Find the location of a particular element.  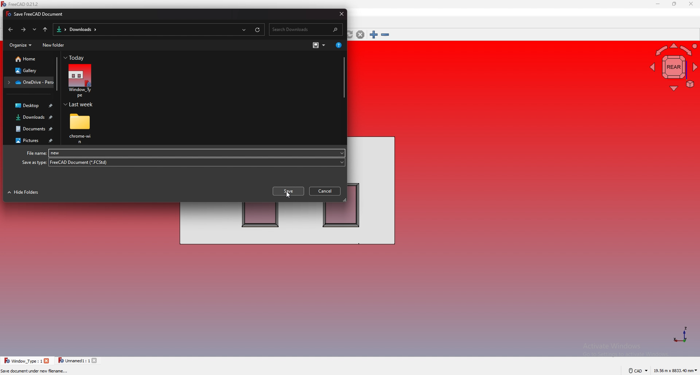

change your view is located at coordinates (319, 45).